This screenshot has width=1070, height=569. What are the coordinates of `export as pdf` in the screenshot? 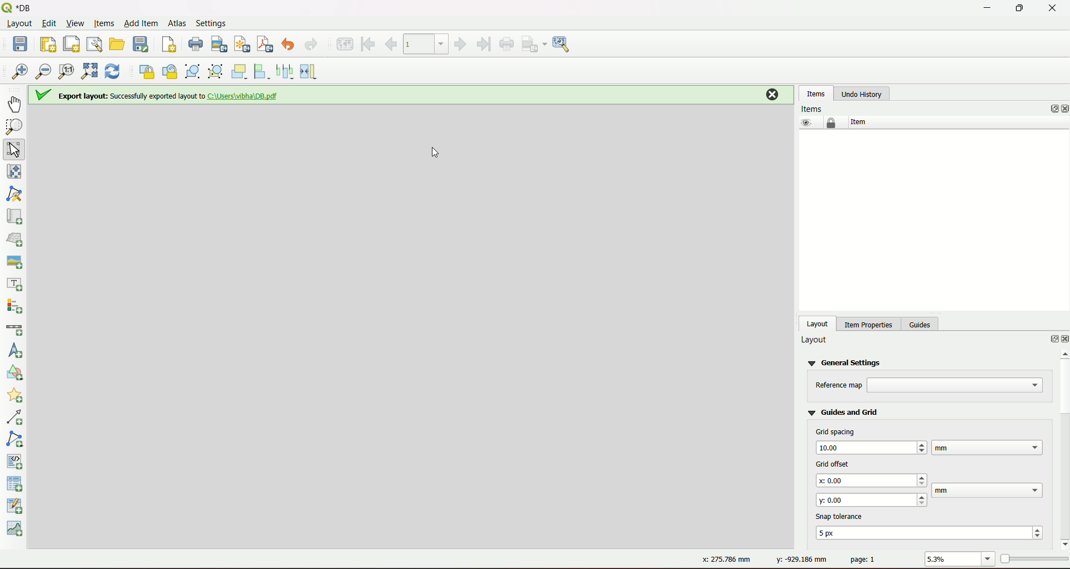 It's located at (265, 45).